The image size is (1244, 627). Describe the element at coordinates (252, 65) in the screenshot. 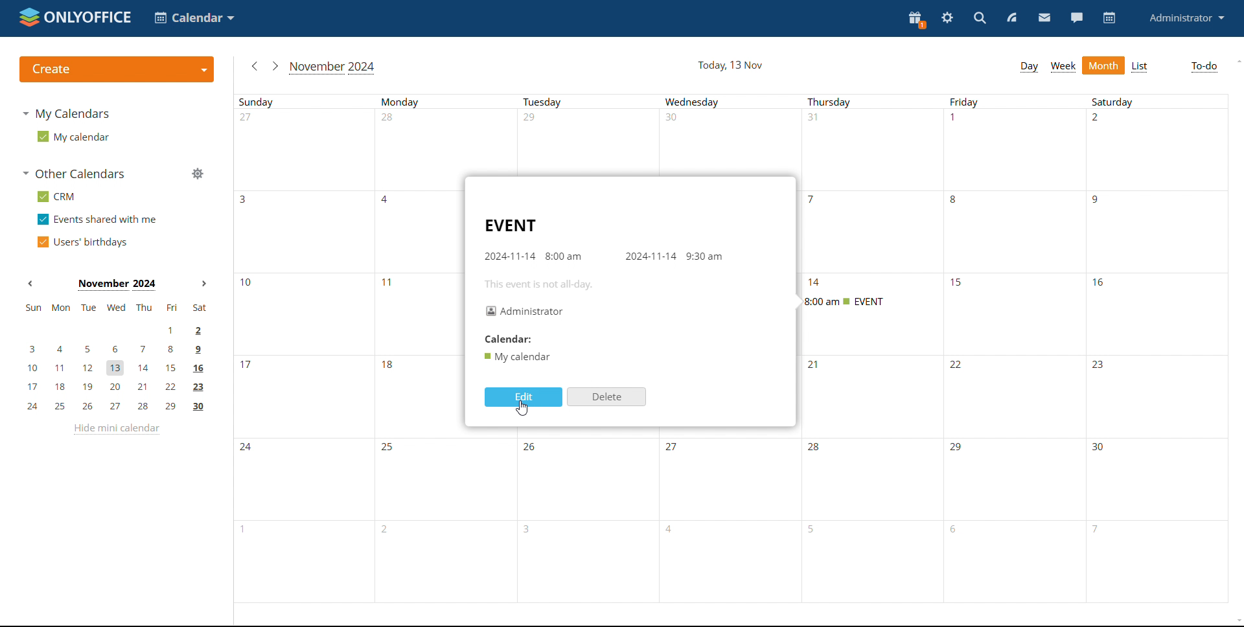

I see `previous month` at that location.